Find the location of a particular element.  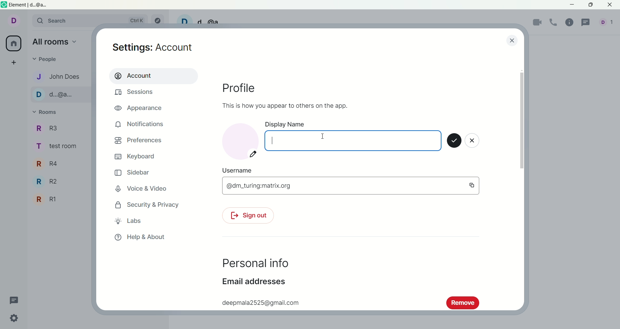

create a space is located at coordinates (16, 63).